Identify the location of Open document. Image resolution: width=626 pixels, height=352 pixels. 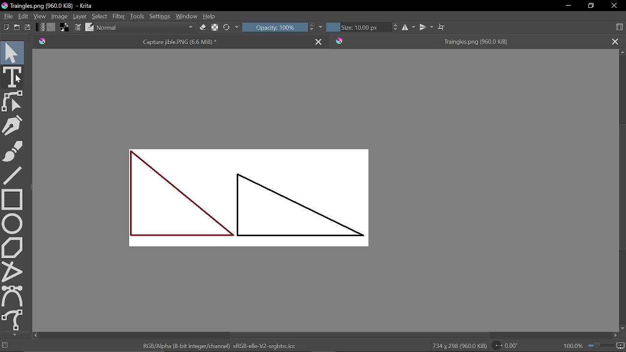
(17, 28).